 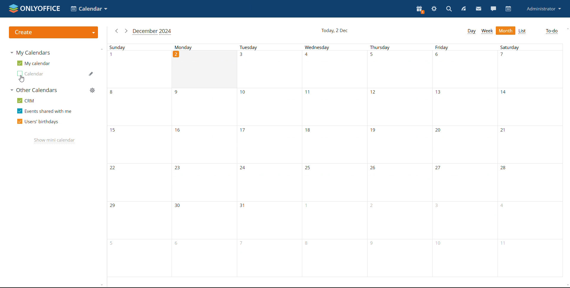 What do you see at coordinates (21, 79) in the screenshot?
I see `cursor` at bounding box center [21, 79].